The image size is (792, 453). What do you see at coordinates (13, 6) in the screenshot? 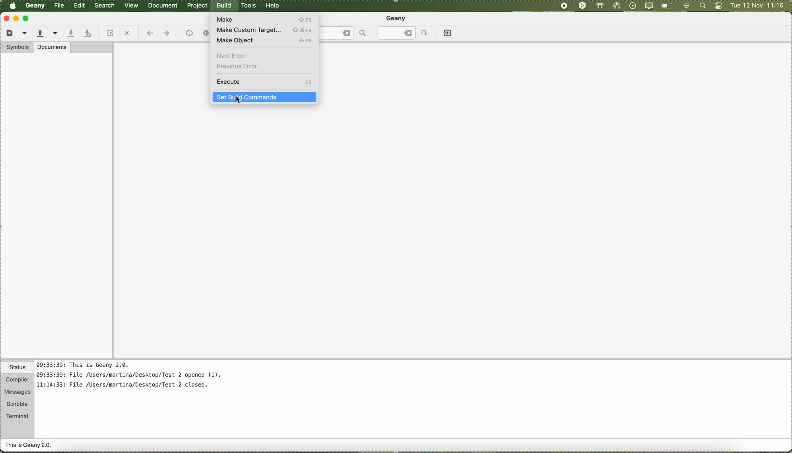
I see `Apple icon` at bounding box center [13, 6].